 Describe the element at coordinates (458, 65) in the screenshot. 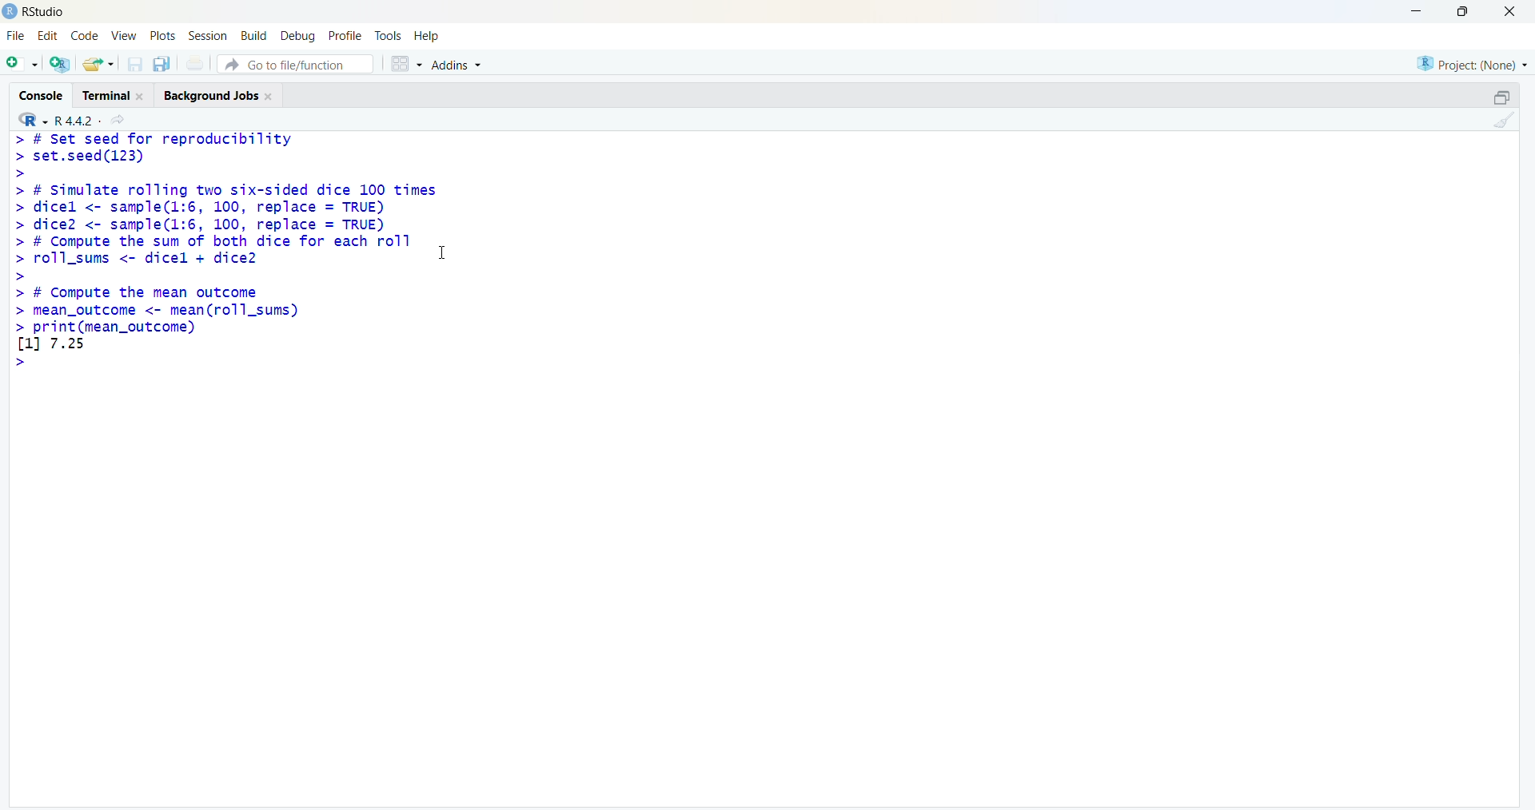

I see `Addins` at that location.